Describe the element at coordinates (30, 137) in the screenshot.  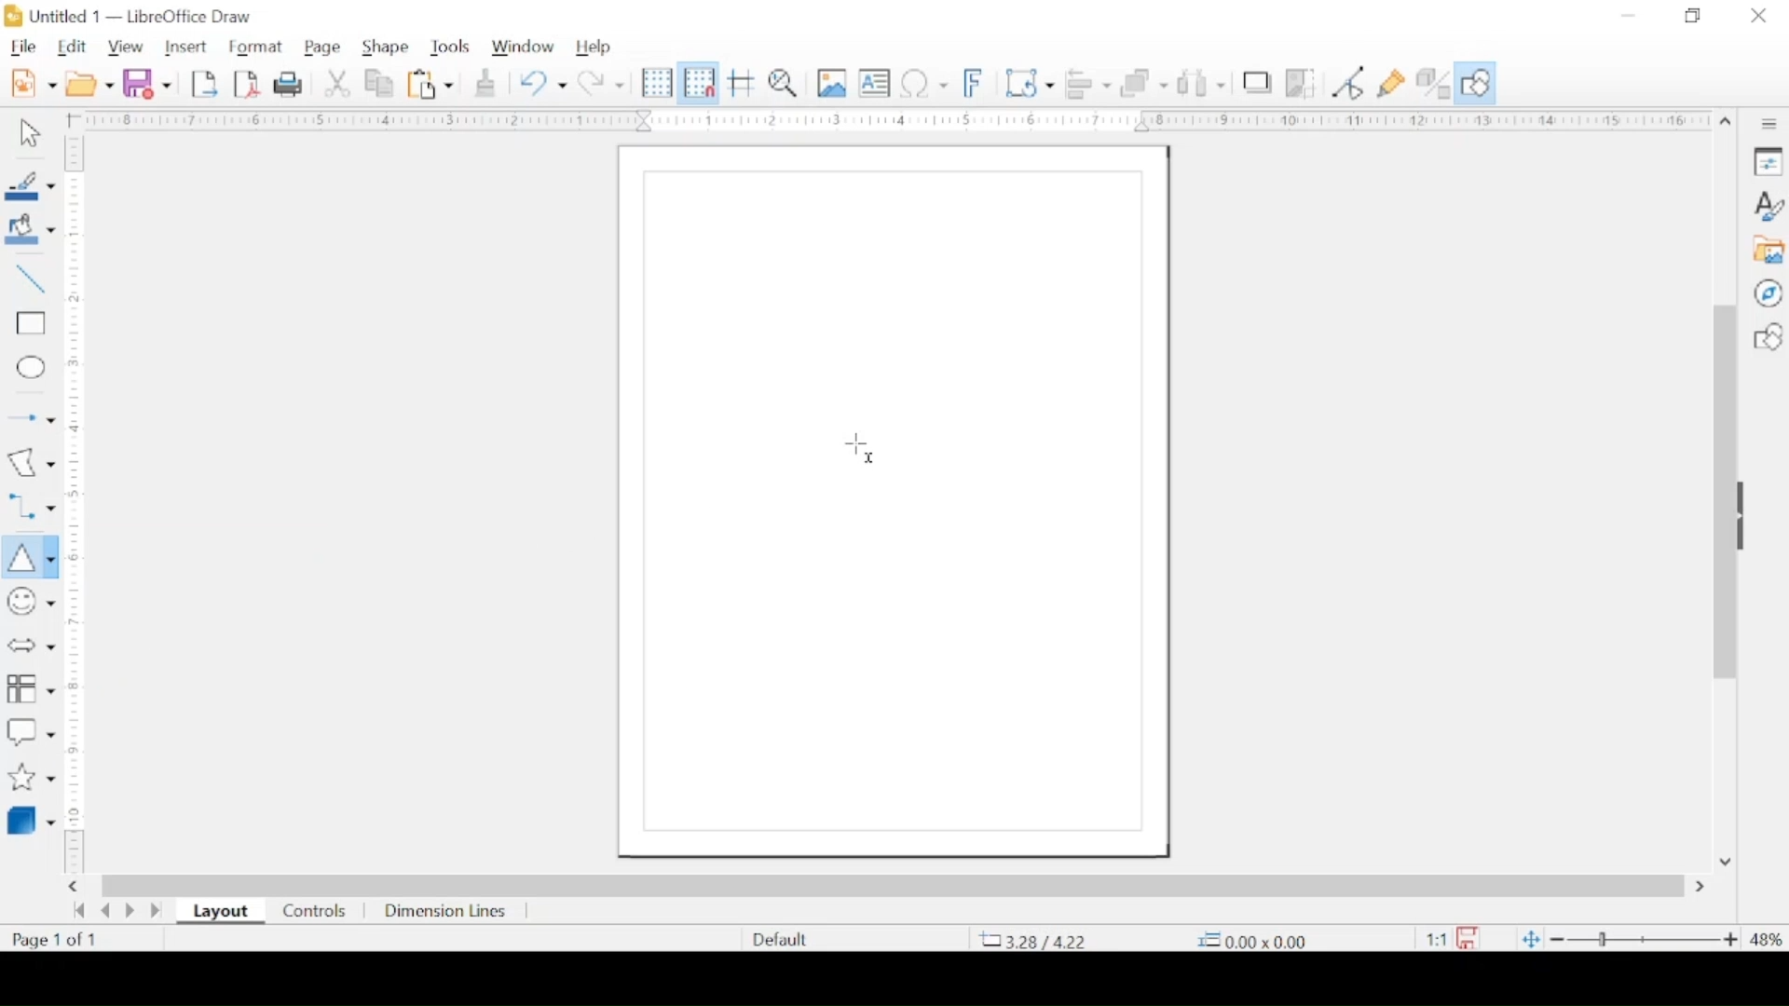
I see `select` at that location.